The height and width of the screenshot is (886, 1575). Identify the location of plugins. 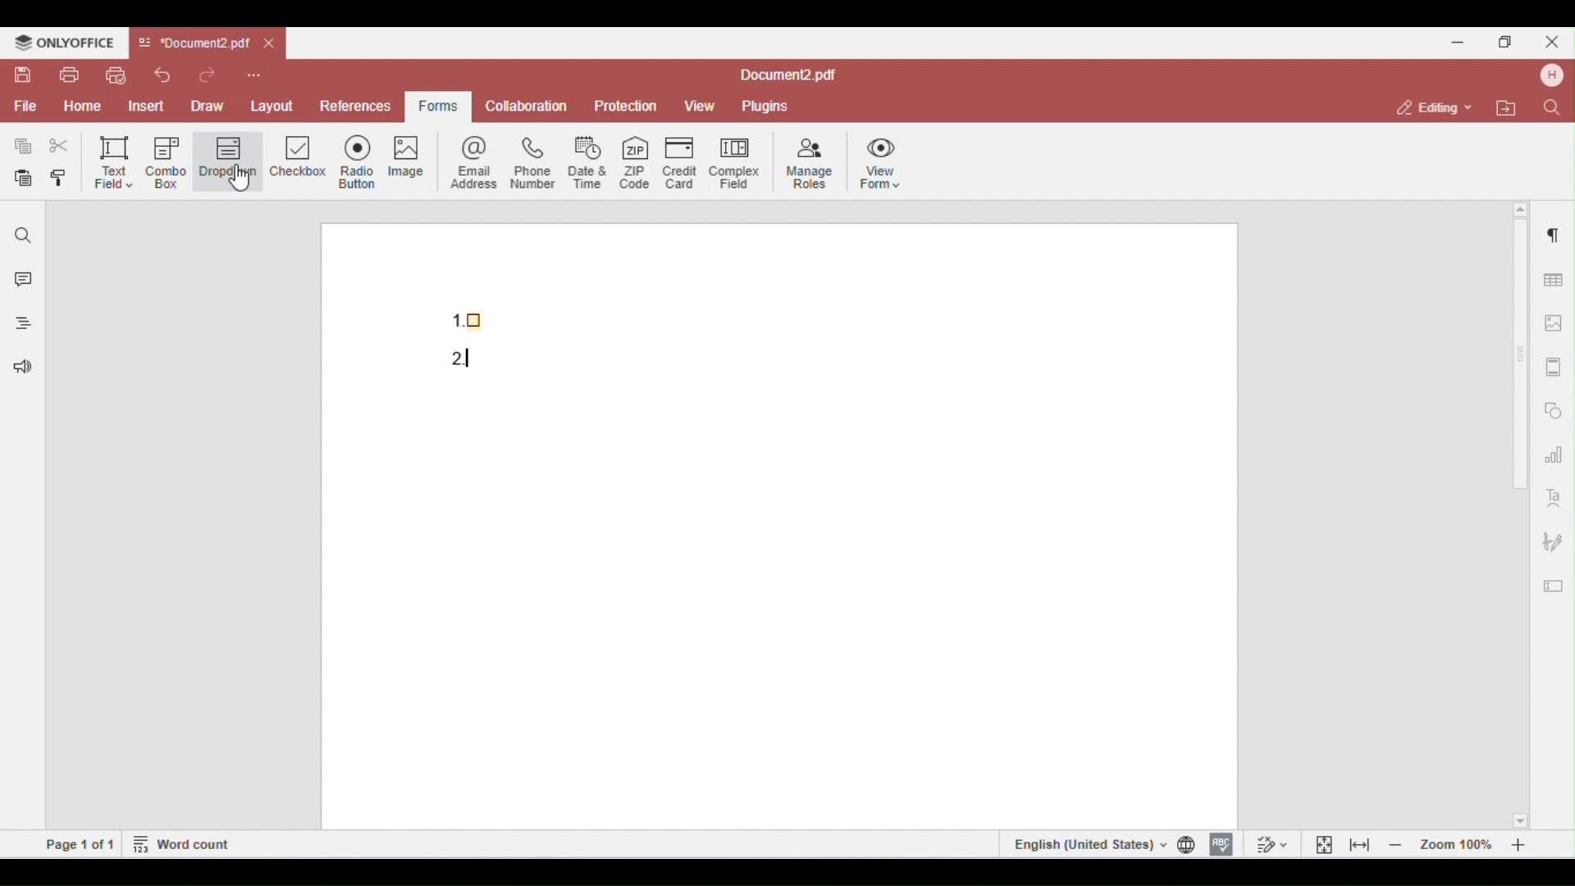
(764, 107).